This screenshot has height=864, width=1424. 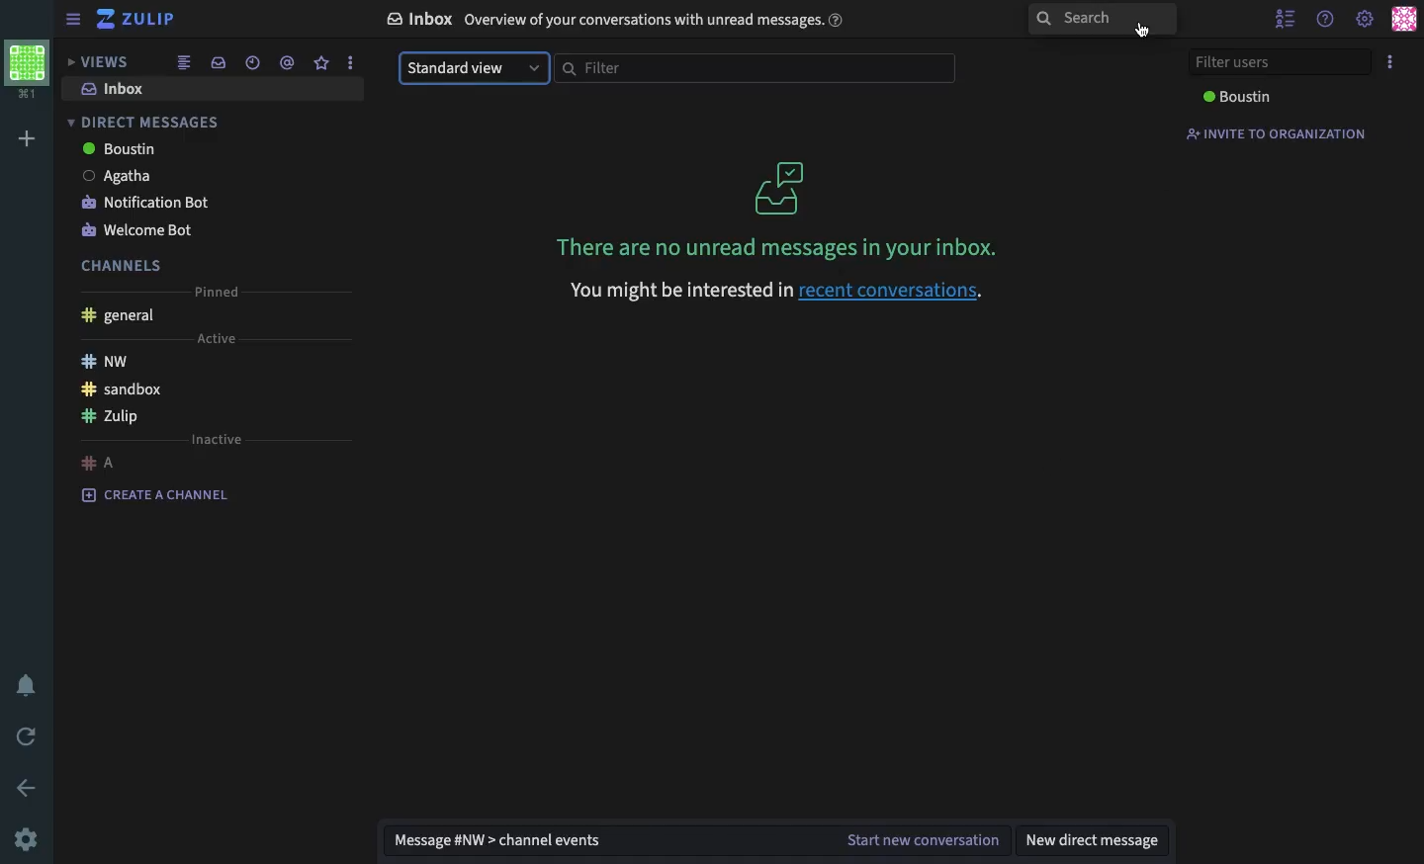 What do you see at coordinates (213, 339) in the screenshot?
I see `active` at bounding box center [213, 339].